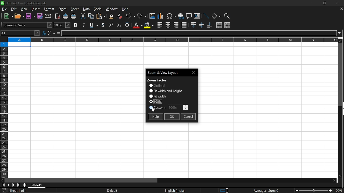 This screenshot has width=344, height=193. Describe the element at coordinates (142, 16) in the screenshot. I see `redo` at that location.